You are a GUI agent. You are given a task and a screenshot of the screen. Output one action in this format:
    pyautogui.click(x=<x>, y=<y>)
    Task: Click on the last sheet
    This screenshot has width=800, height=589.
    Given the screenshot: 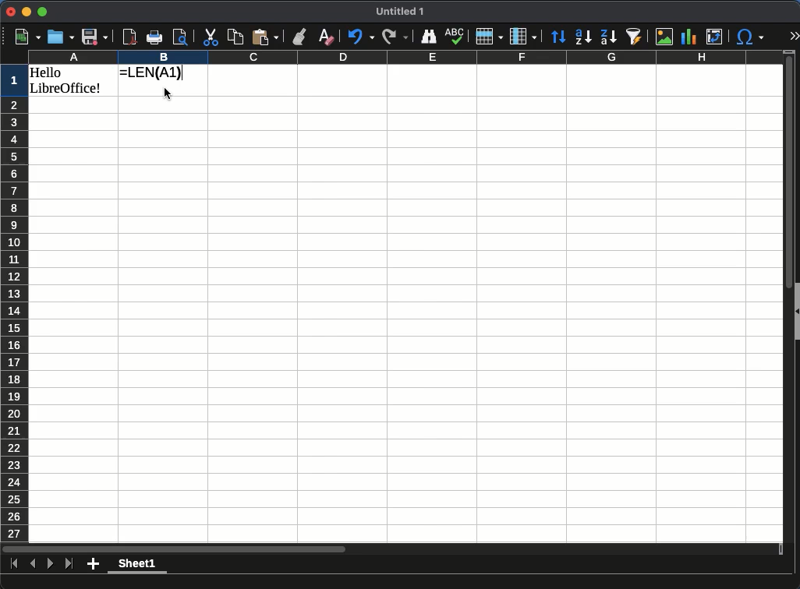 What is the action you would take?
    pyautogui.click(x=69, y=563)
    